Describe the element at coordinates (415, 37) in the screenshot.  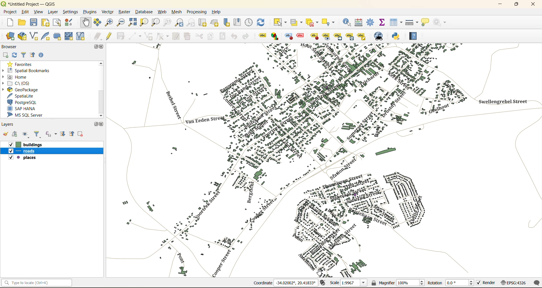
I see `help` at that location.